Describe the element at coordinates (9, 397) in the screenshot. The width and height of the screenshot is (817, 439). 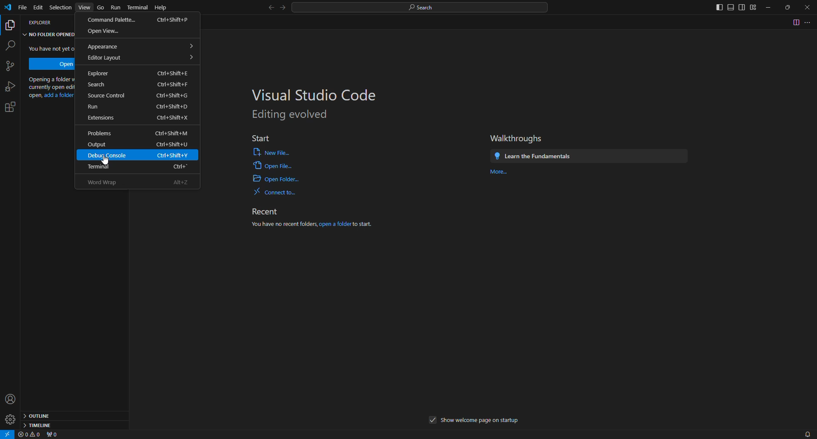
I see `profile` at that location.